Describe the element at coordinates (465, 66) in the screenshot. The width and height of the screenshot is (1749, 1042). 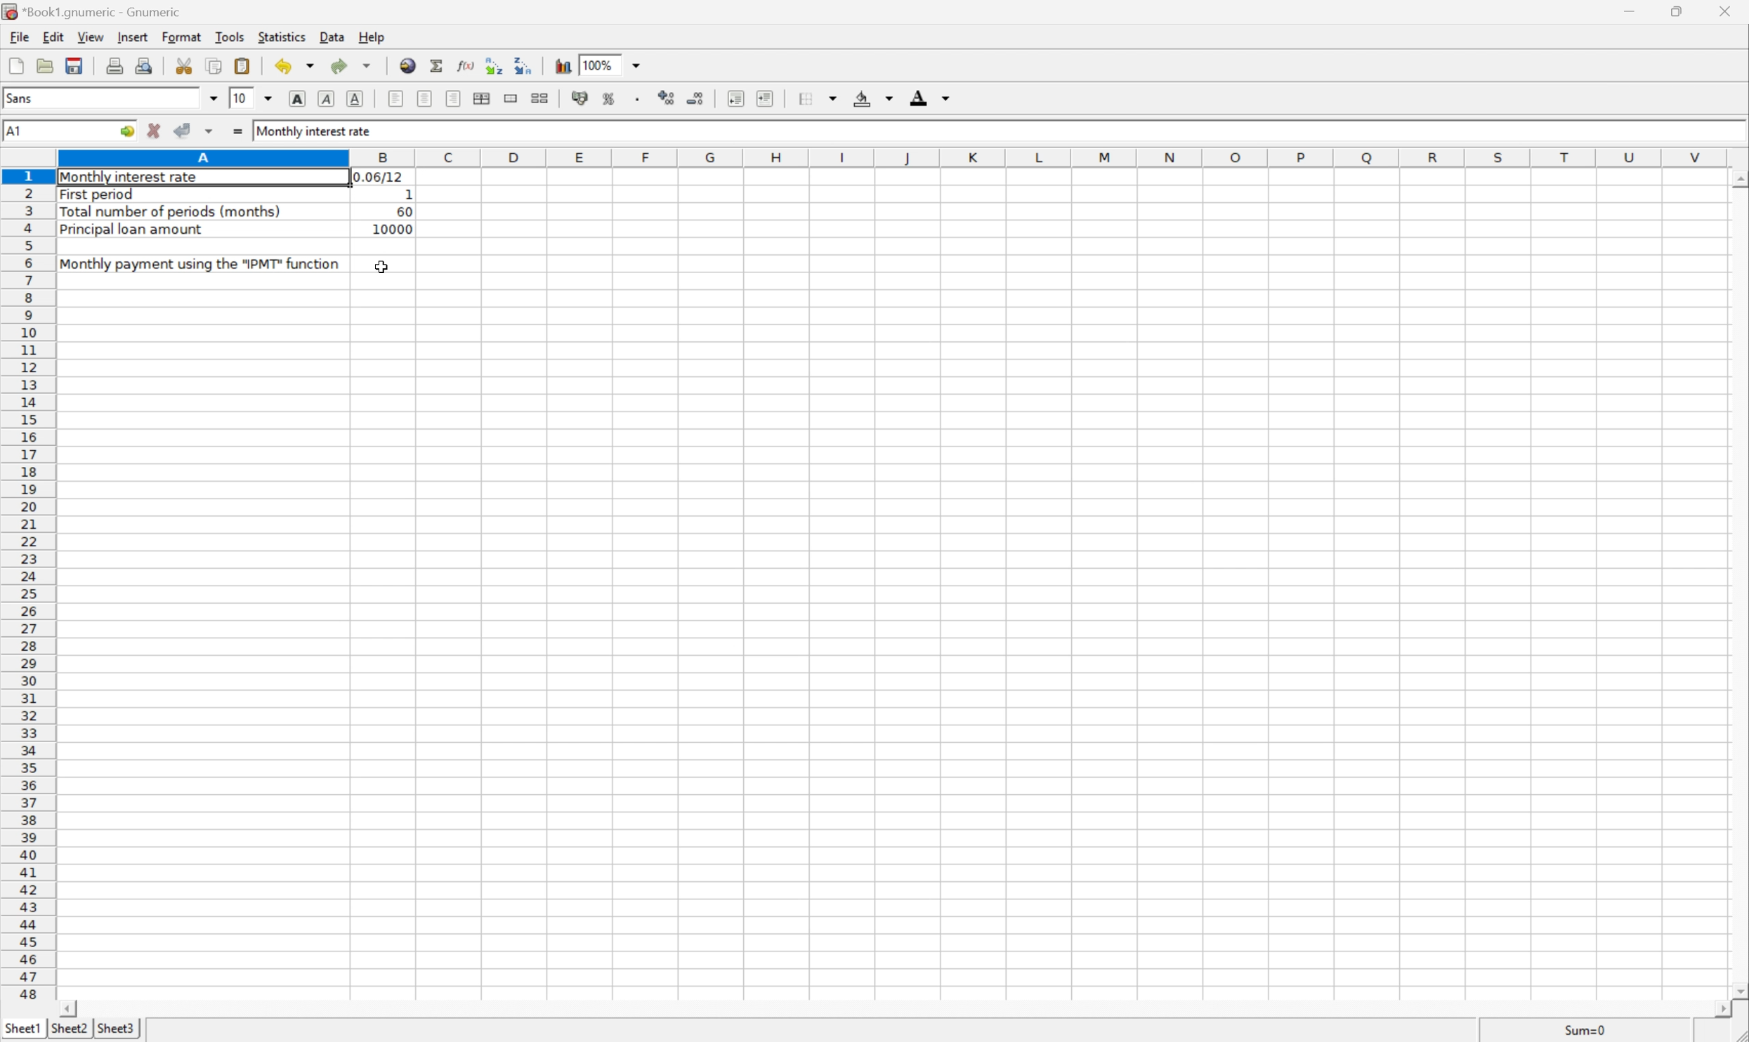
I see `Edit function in current cell` at that location.